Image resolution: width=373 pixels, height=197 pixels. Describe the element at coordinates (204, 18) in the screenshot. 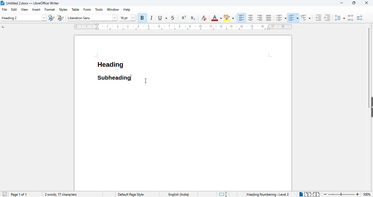

I see `clear direct formatting` at that location.